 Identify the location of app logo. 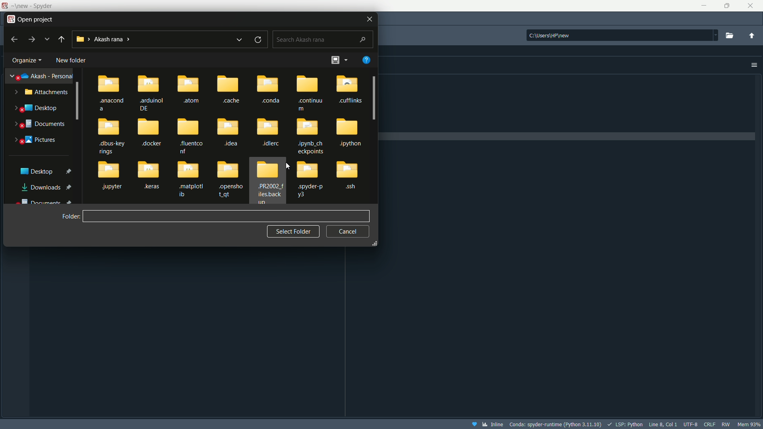
(11, 18).